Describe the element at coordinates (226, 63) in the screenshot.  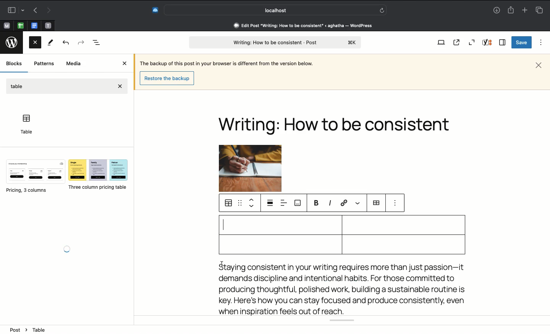
I see `Sentence about backup ` at that location.